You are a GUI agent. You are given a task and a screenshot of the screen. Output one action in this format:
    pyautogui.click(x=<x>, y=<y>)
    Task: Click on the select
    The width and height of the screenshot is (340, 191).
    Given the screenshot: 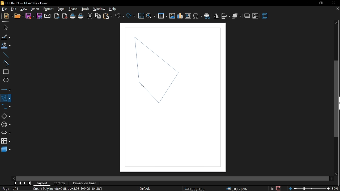 What is the action you would take?
    pyautogui.click(x=5, y=27)
    